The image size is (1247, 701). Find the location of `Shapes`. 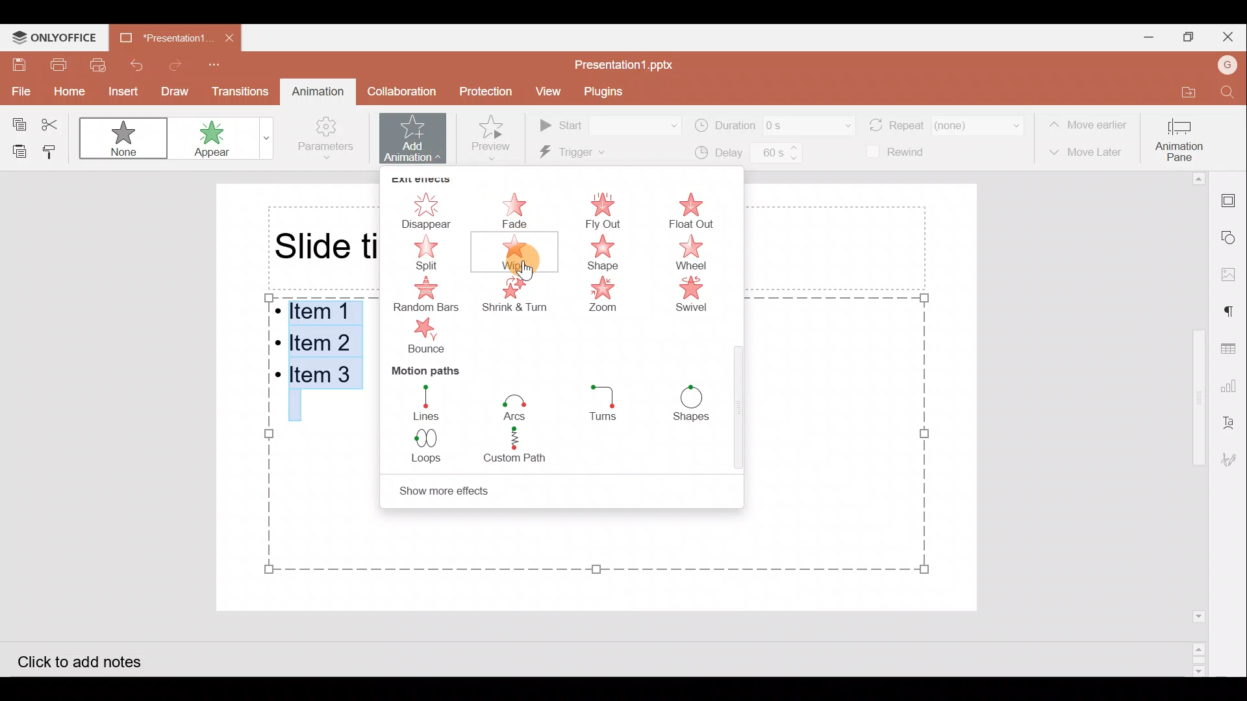

Shapes is located at coordinates (690, 403).